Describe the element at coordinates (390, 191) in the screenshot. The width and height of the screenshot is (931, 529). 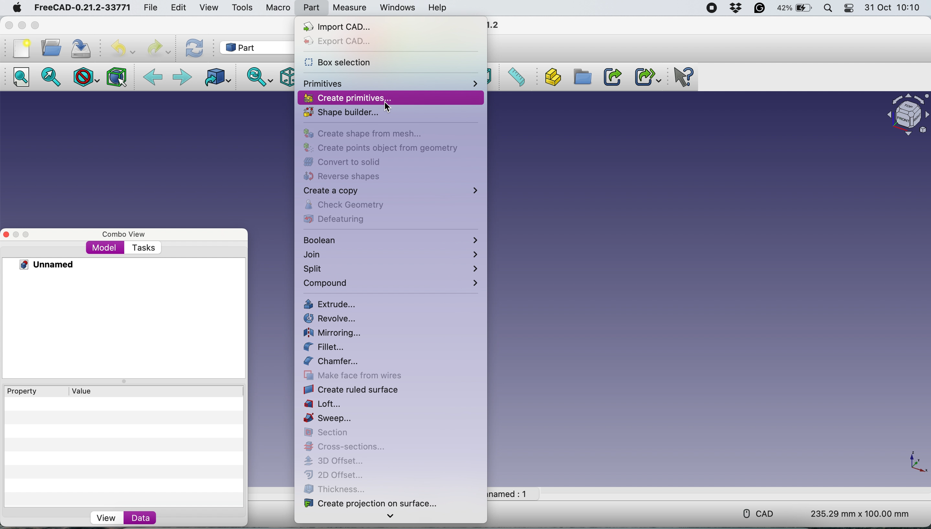
I see `create a copy` at that location.